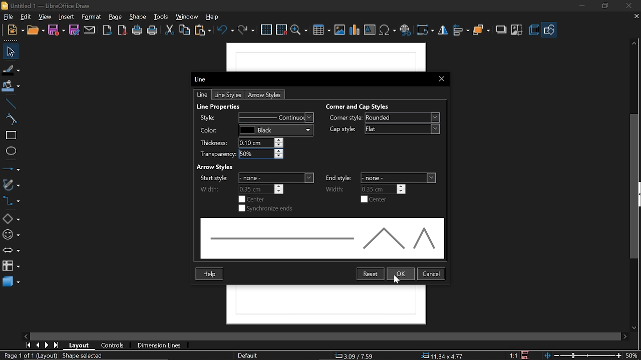  I want to click on Cancel, so click(432, 273).